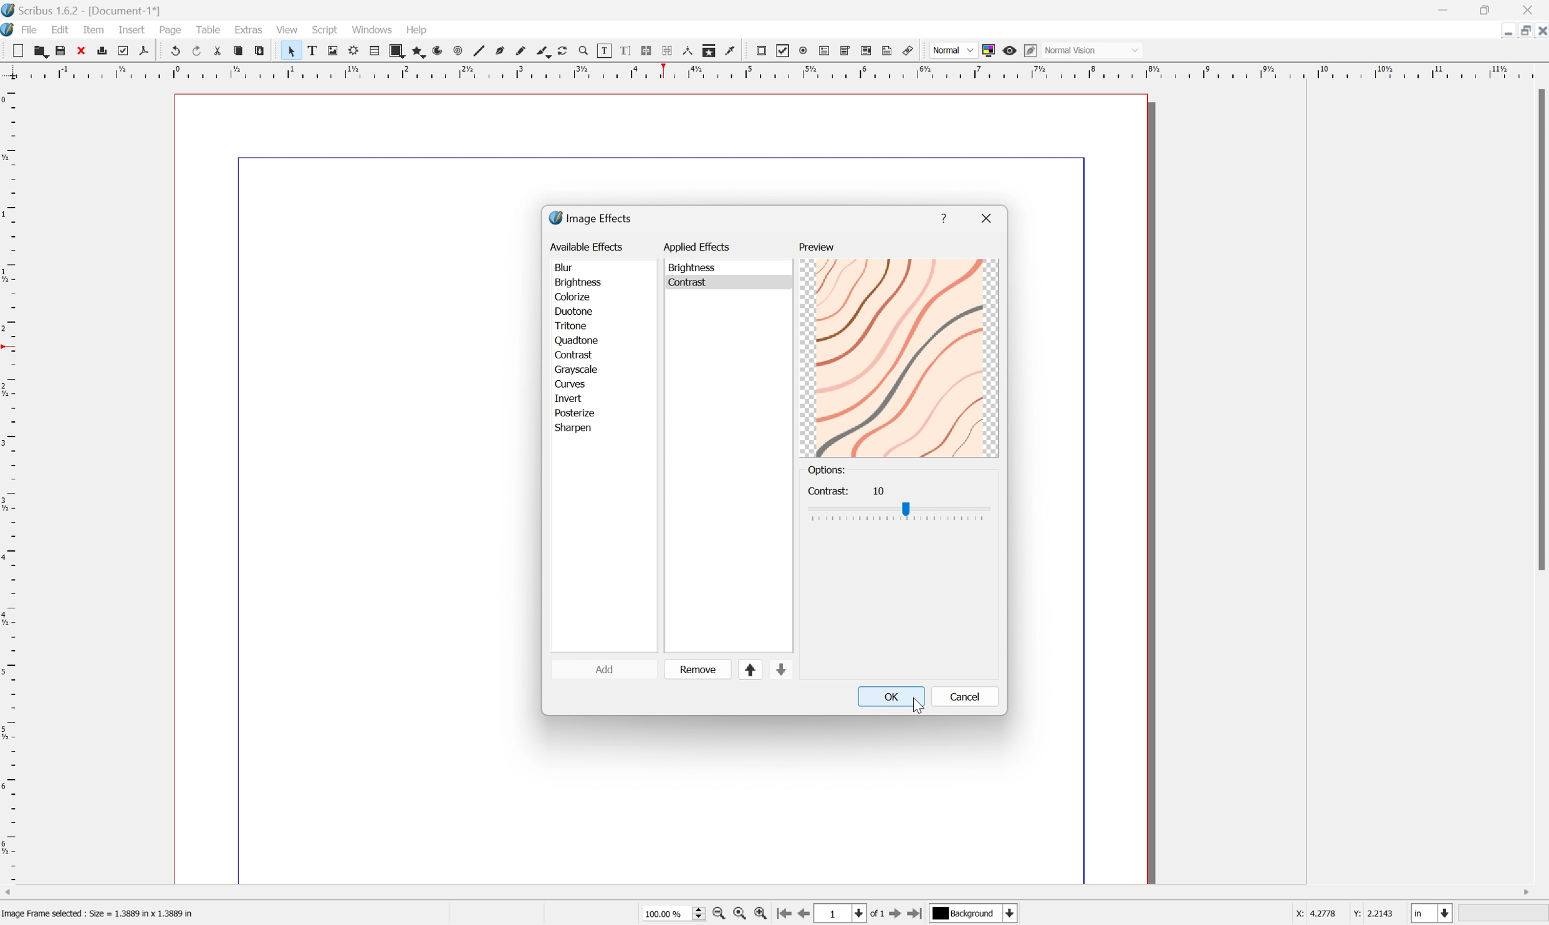  Describe the element at coordinates (607, 52) in the screenshot. I see `Edit contents of frame` at that location.